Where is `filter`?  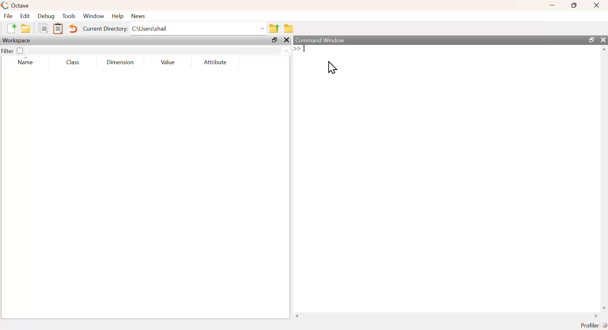 filter is located at coordinates (159, 51).